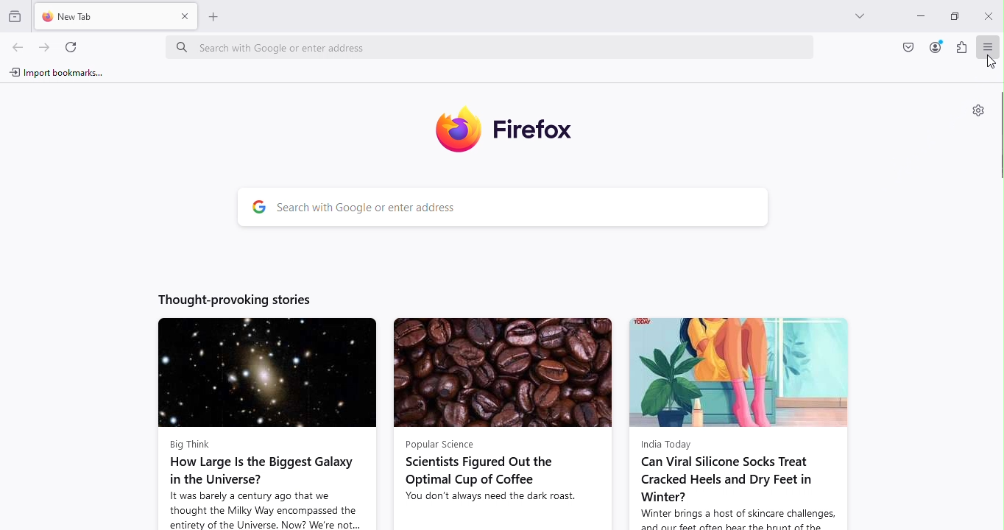 The height and width of the screenshot is (530, 1004). I want to click on Open application menu, so click(991, 47).